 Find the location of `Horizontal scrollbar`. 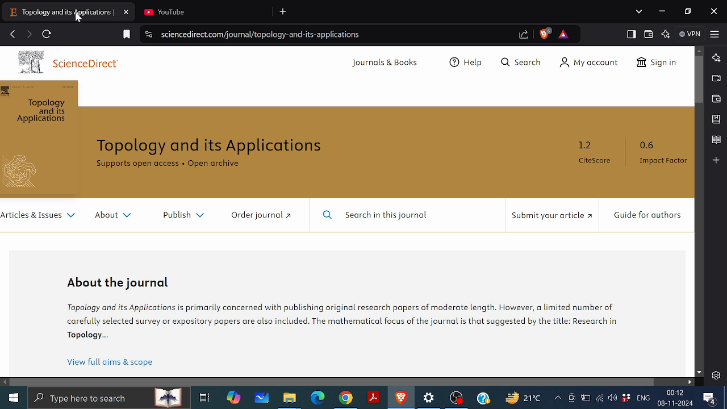

Horizontal scrollbar is located at coordinates (333, 381).